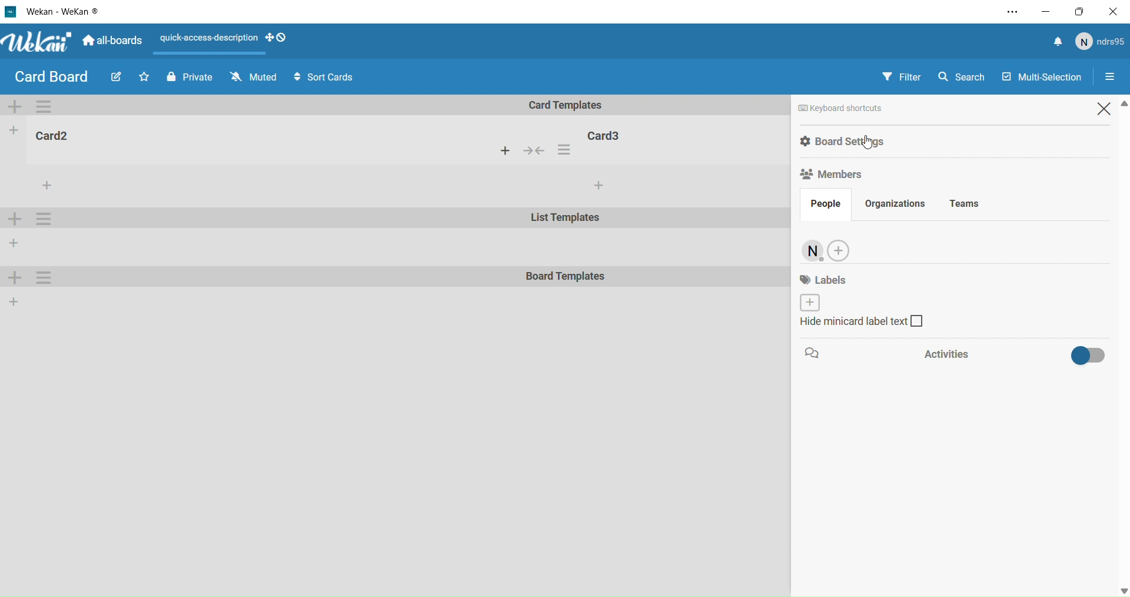 This screenshot has height=597, width=1130. What do you see at coordinates (43, 220) in the screenshot?
I see `` at bounding box center [43, 220].